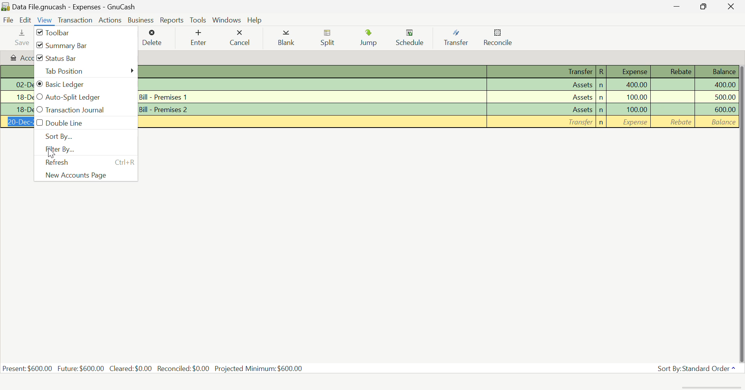 The height and width of the screenshot is (390, 745). I want to click on Balance, so click(715, 72).